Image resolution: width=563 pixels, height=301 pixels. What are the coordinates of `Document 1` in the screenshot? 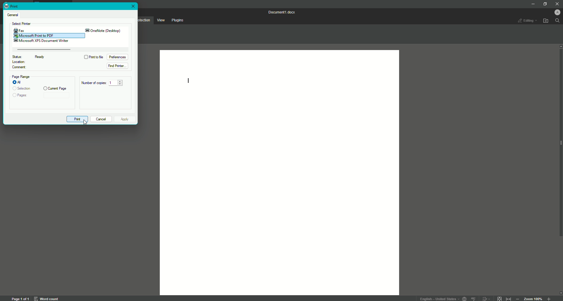 It's located at (281, 12).